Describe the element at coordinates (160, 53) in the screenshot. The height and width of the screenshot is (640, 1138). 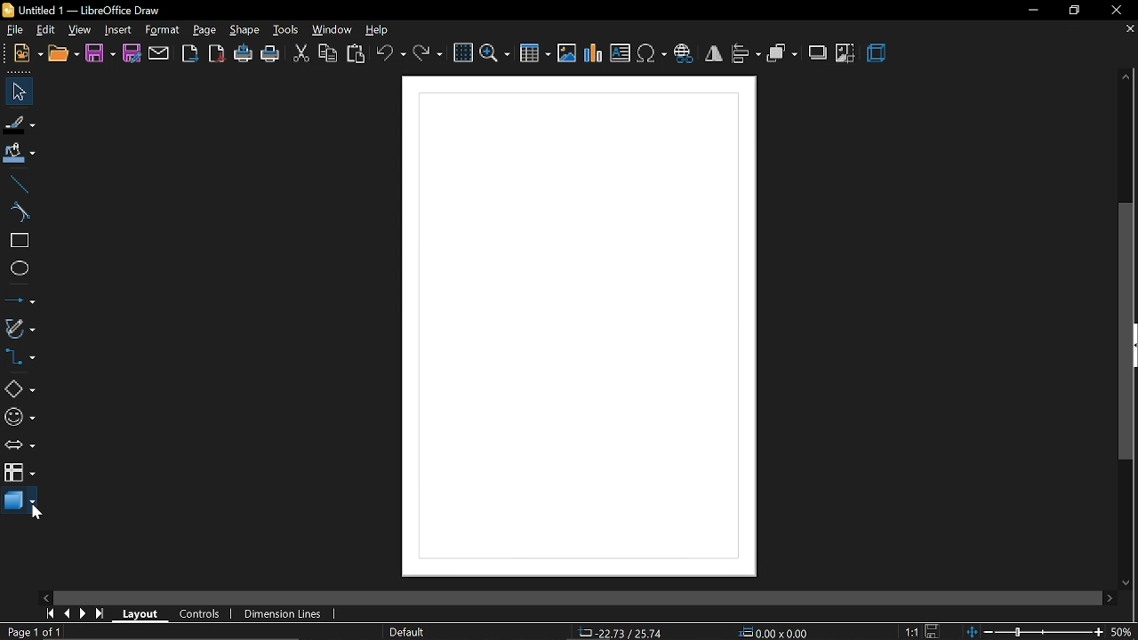
I see `attach` at that location.